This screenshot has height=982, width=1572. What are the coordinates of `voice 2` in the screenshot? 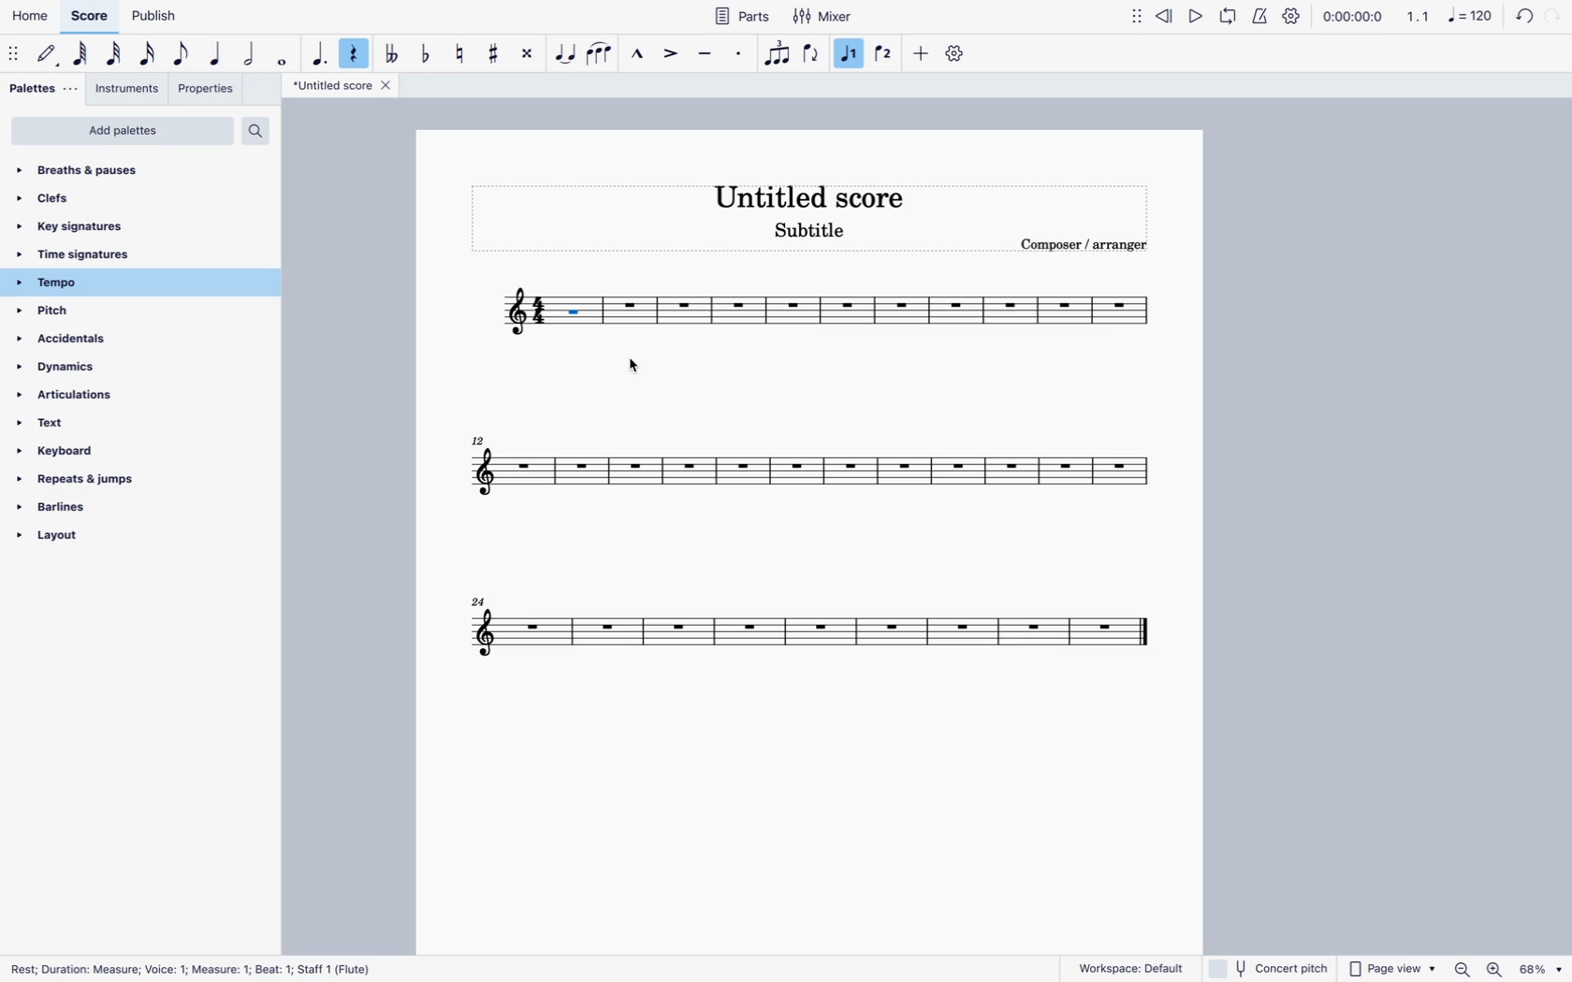 It's located at (885, 53).